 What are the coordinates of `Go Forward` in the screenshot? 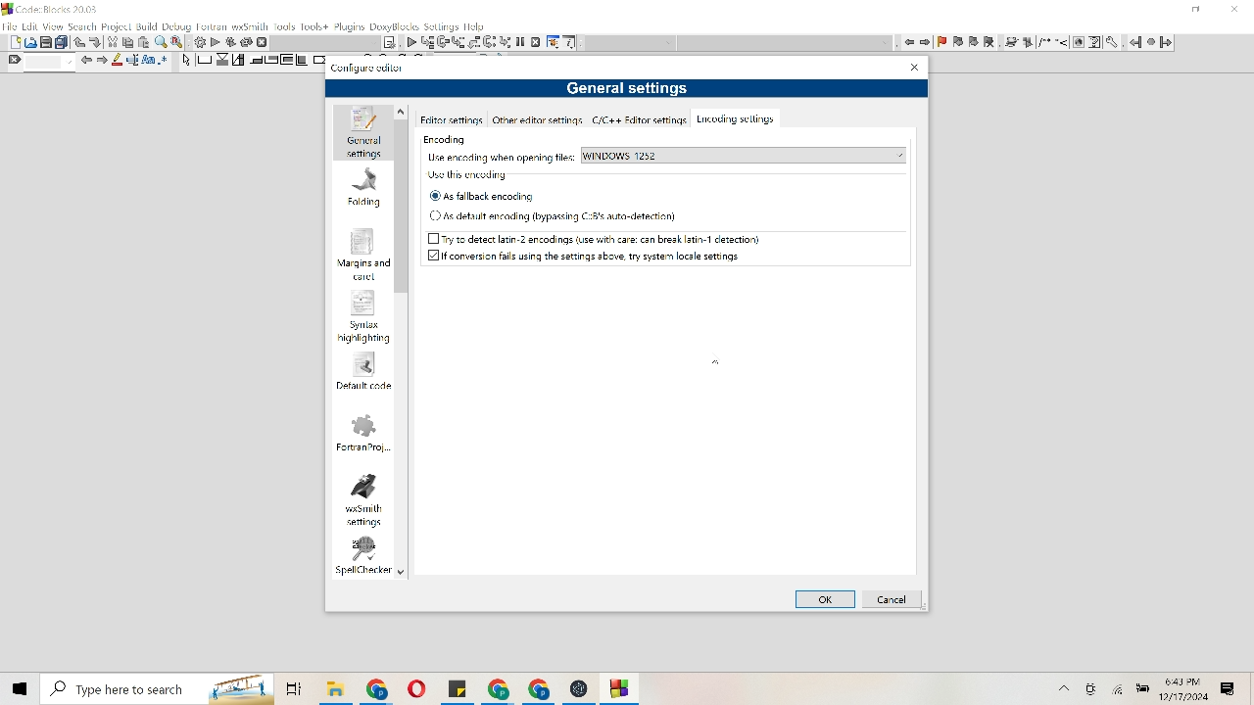 It's located at (1166, 42).